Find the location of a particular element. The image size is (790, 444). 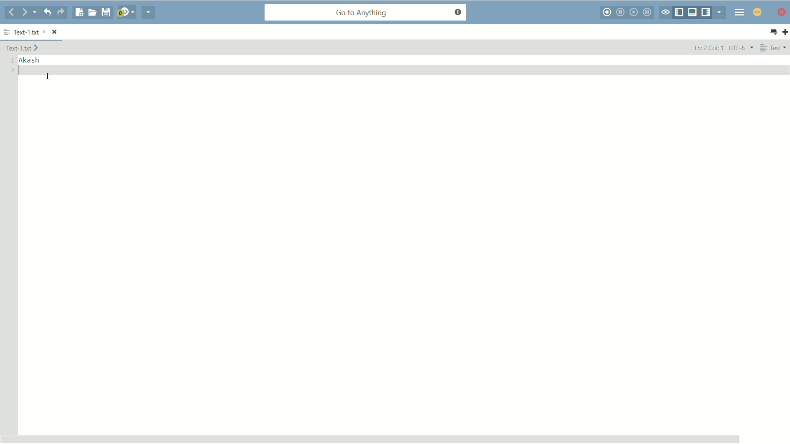

save file is located at coordinates (107, 12).